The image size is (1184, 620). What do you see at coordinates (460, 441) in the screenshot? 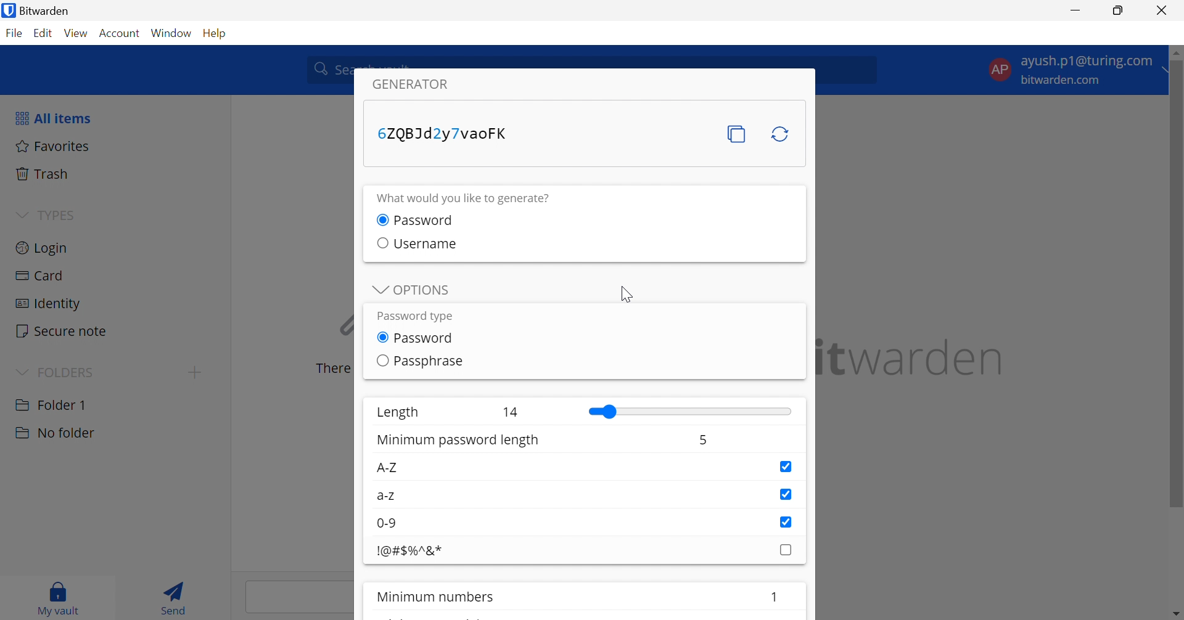
I see `Minimum password length` at bounding box center [460, 441].